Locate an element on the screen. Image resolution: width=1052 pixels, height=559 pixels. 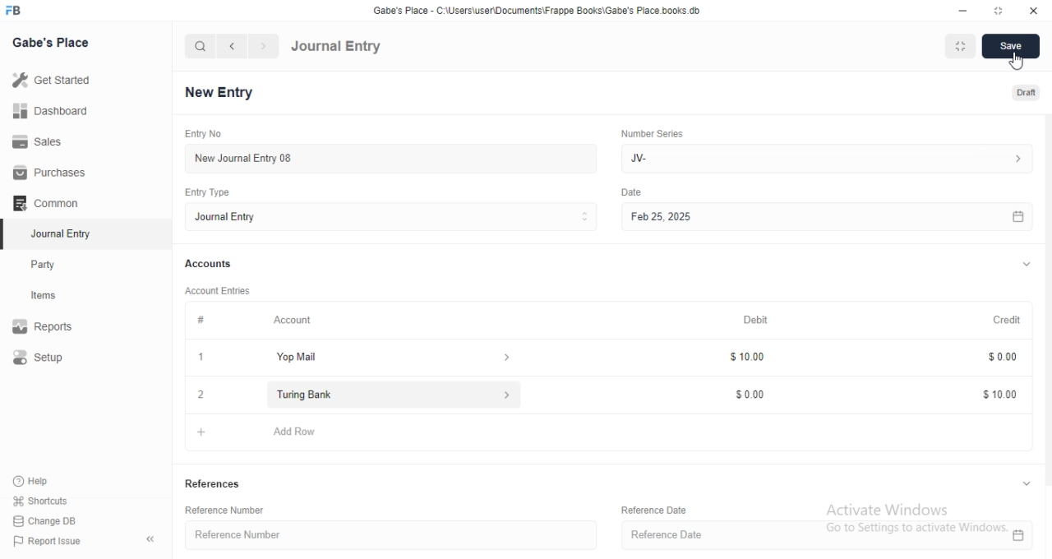
$10.00 is located at coordinates (749, 358).